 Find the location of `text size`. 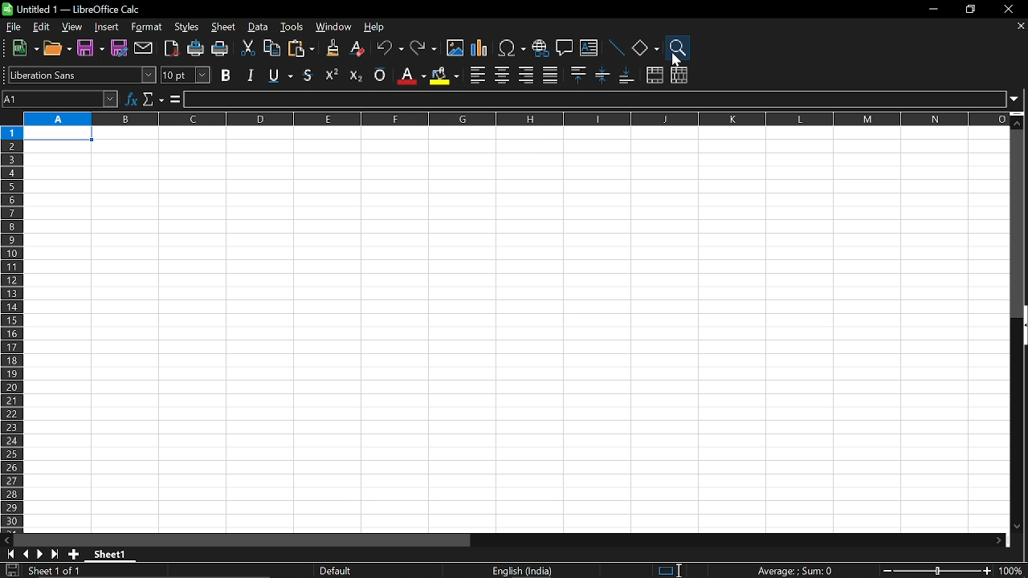

text size is located at coordinates (185, 75).